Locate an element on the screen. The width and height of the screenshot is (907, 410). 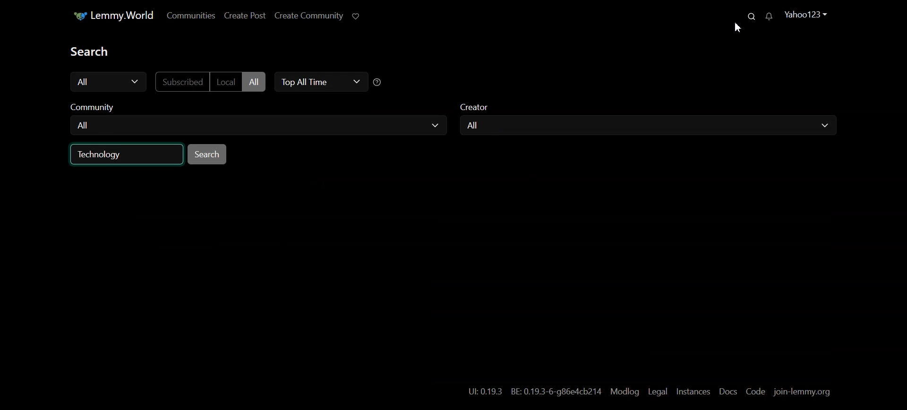
Unread Messages is located at coordinates (769, 17).